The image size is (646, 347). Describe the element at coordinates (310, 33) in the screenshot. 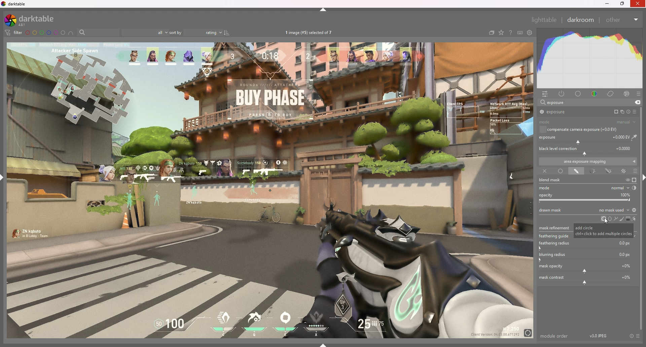

I see `images selected` at that location.